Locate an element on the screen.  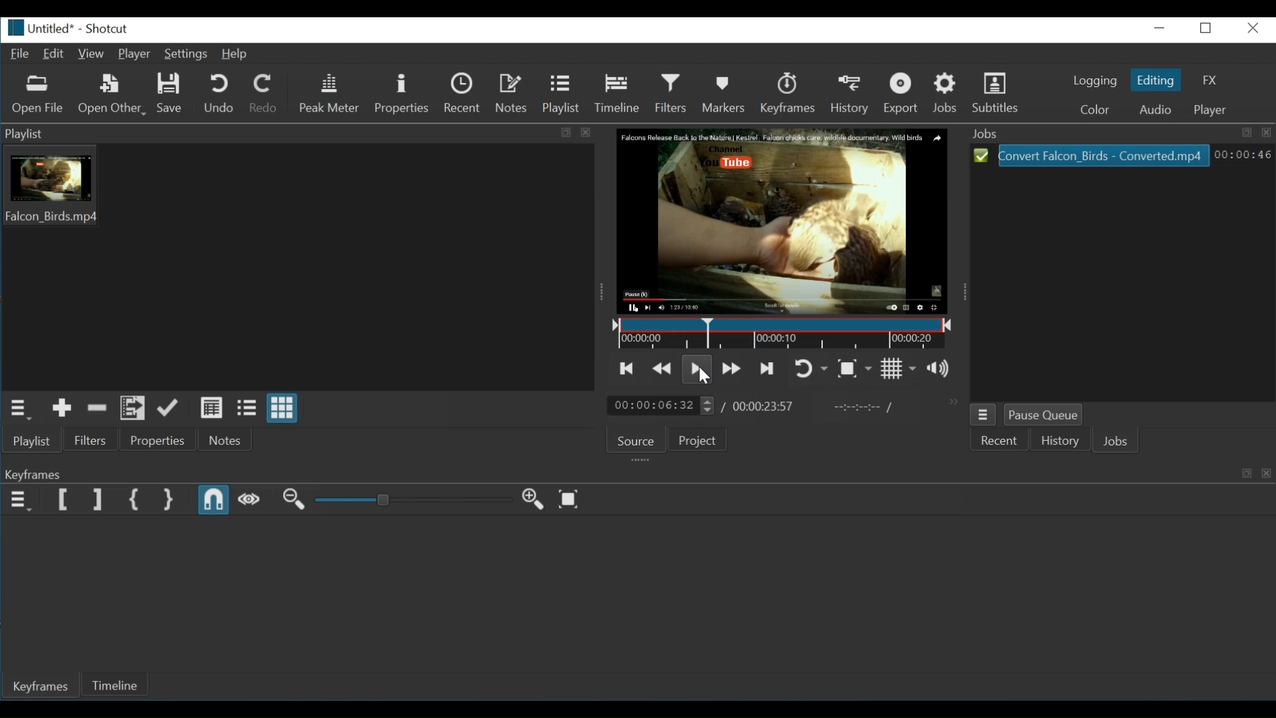
Open Other is located at coordinates (113, 95).